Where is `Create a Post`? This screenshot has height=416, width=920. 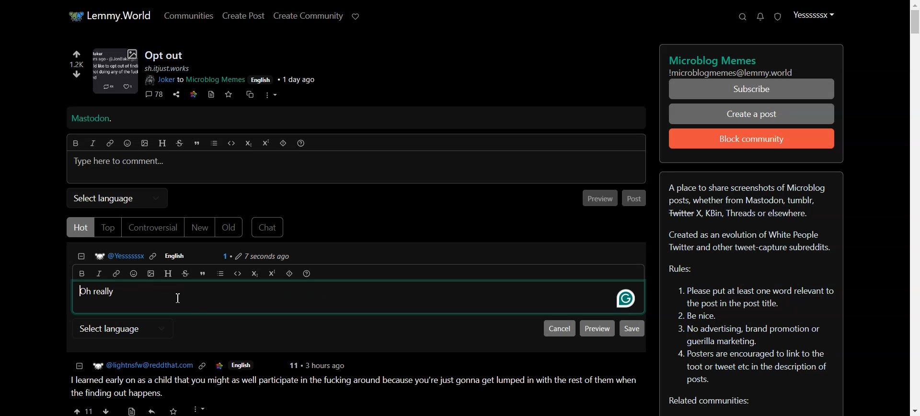
Create a Post is located at coordinates (751, 114).